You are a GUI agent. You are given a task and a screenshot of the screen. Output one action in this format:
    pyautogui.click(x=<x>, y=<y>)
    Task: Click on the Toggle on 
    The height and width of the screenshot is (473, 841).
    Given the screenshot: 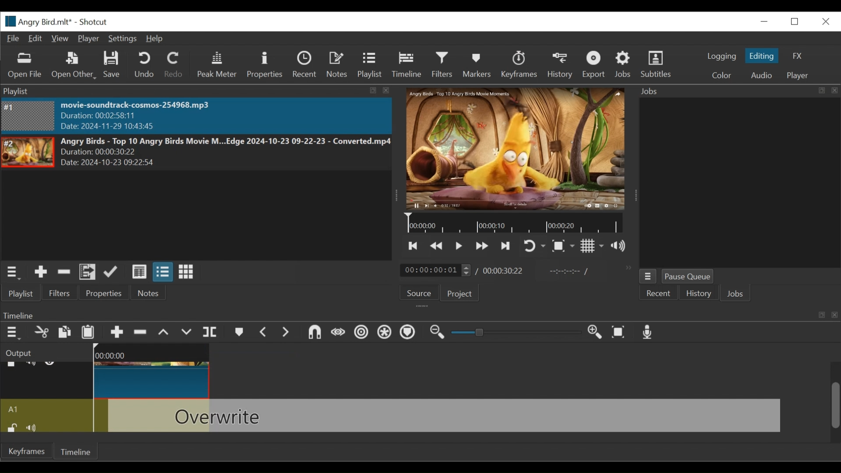 What is the action you would take?
    pyautogui.click(x=535, y=245)
    